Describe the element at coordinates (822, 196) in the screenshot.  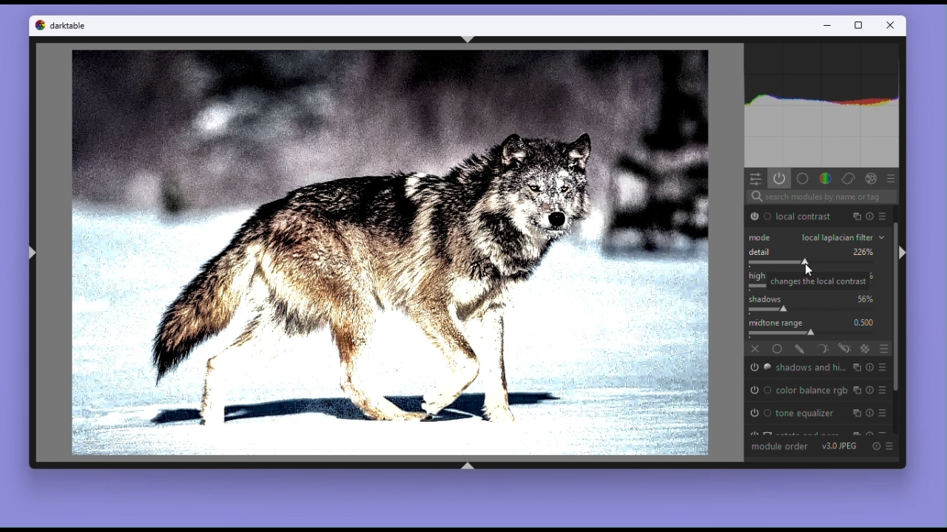
I see `search modules by name or tage` at that location.